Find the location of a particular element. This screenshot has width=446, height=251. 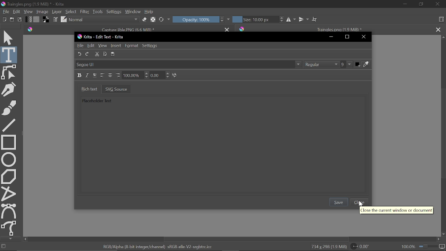

SVG Source is located at coordinates (116, 89).